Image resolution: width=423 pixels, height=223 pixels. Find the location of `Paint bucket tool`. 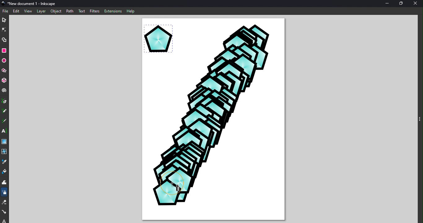

Paint bucket tool is located at coordinates (4, 172).